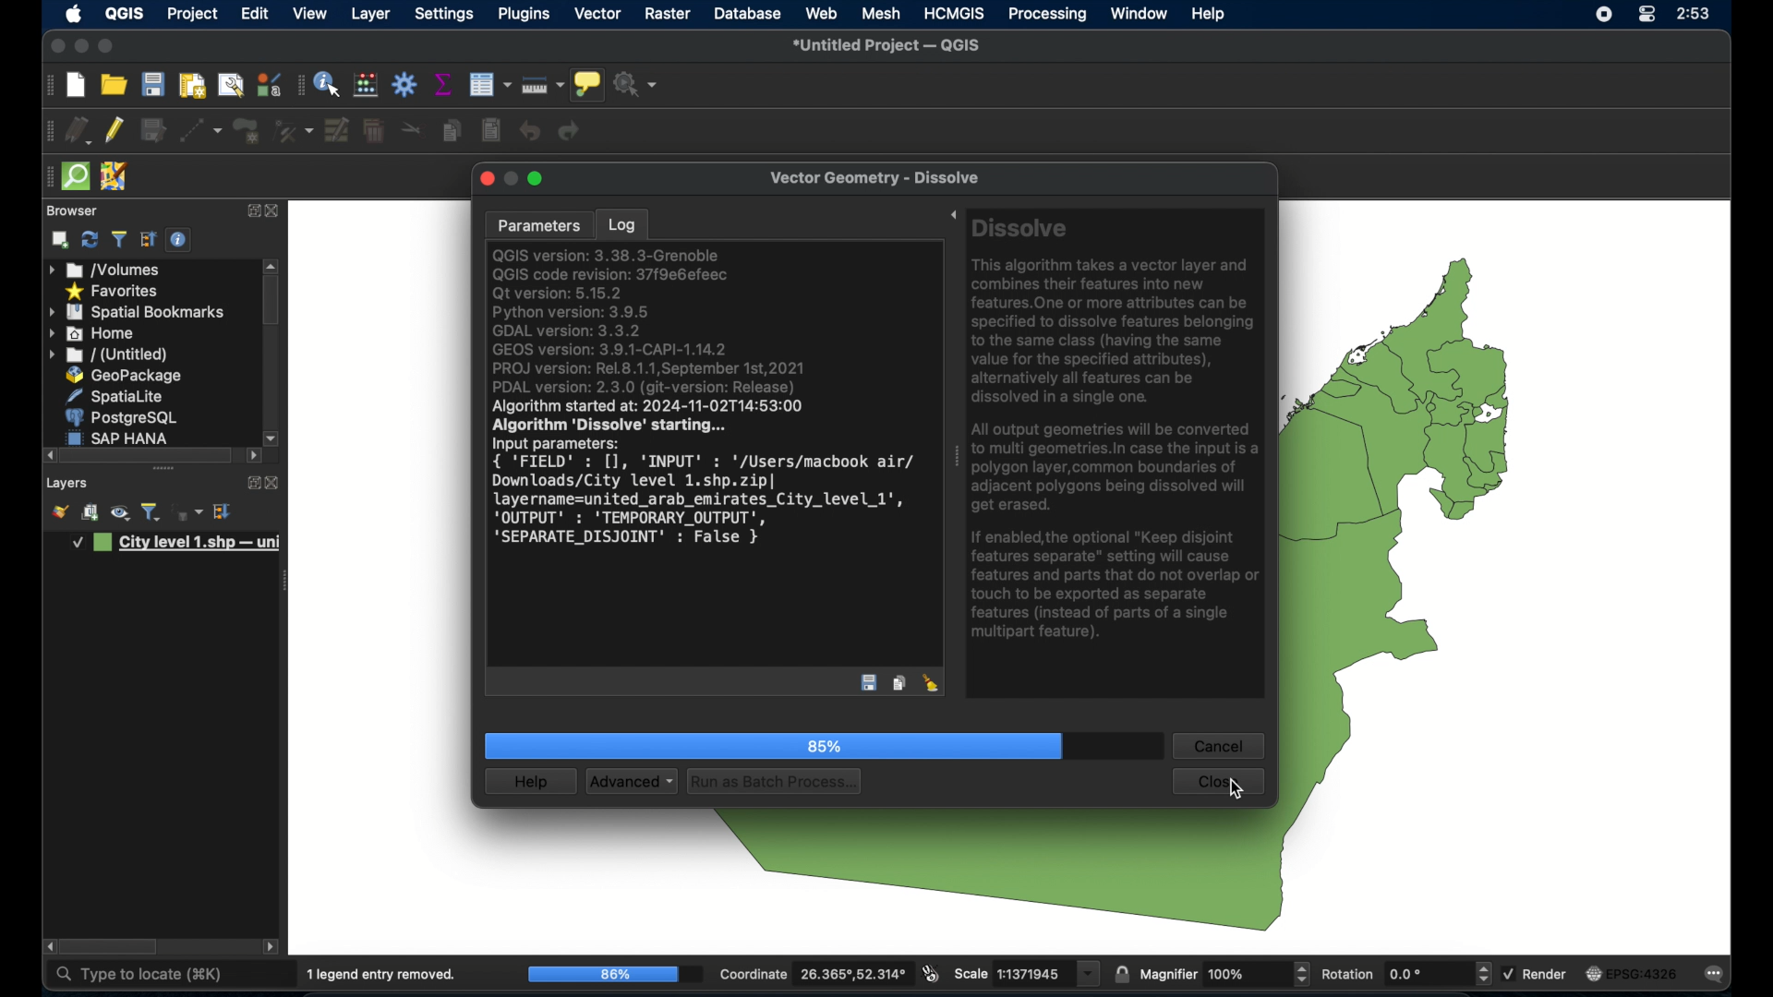 The image size is (1773, 997). I want to click on save project, so click(154, 85).